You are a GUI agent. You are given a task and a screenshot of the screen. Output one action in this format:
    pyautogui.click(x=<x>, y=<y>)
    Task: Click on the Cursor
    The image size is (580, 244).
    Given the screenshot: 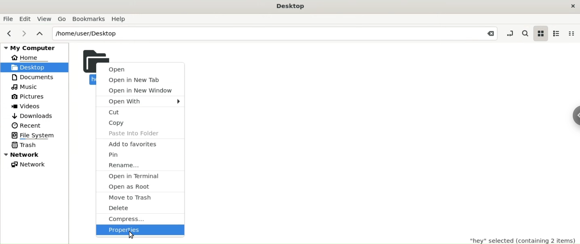 What is the action you would take?
    pyautogui.click(x=129, y=236)
    